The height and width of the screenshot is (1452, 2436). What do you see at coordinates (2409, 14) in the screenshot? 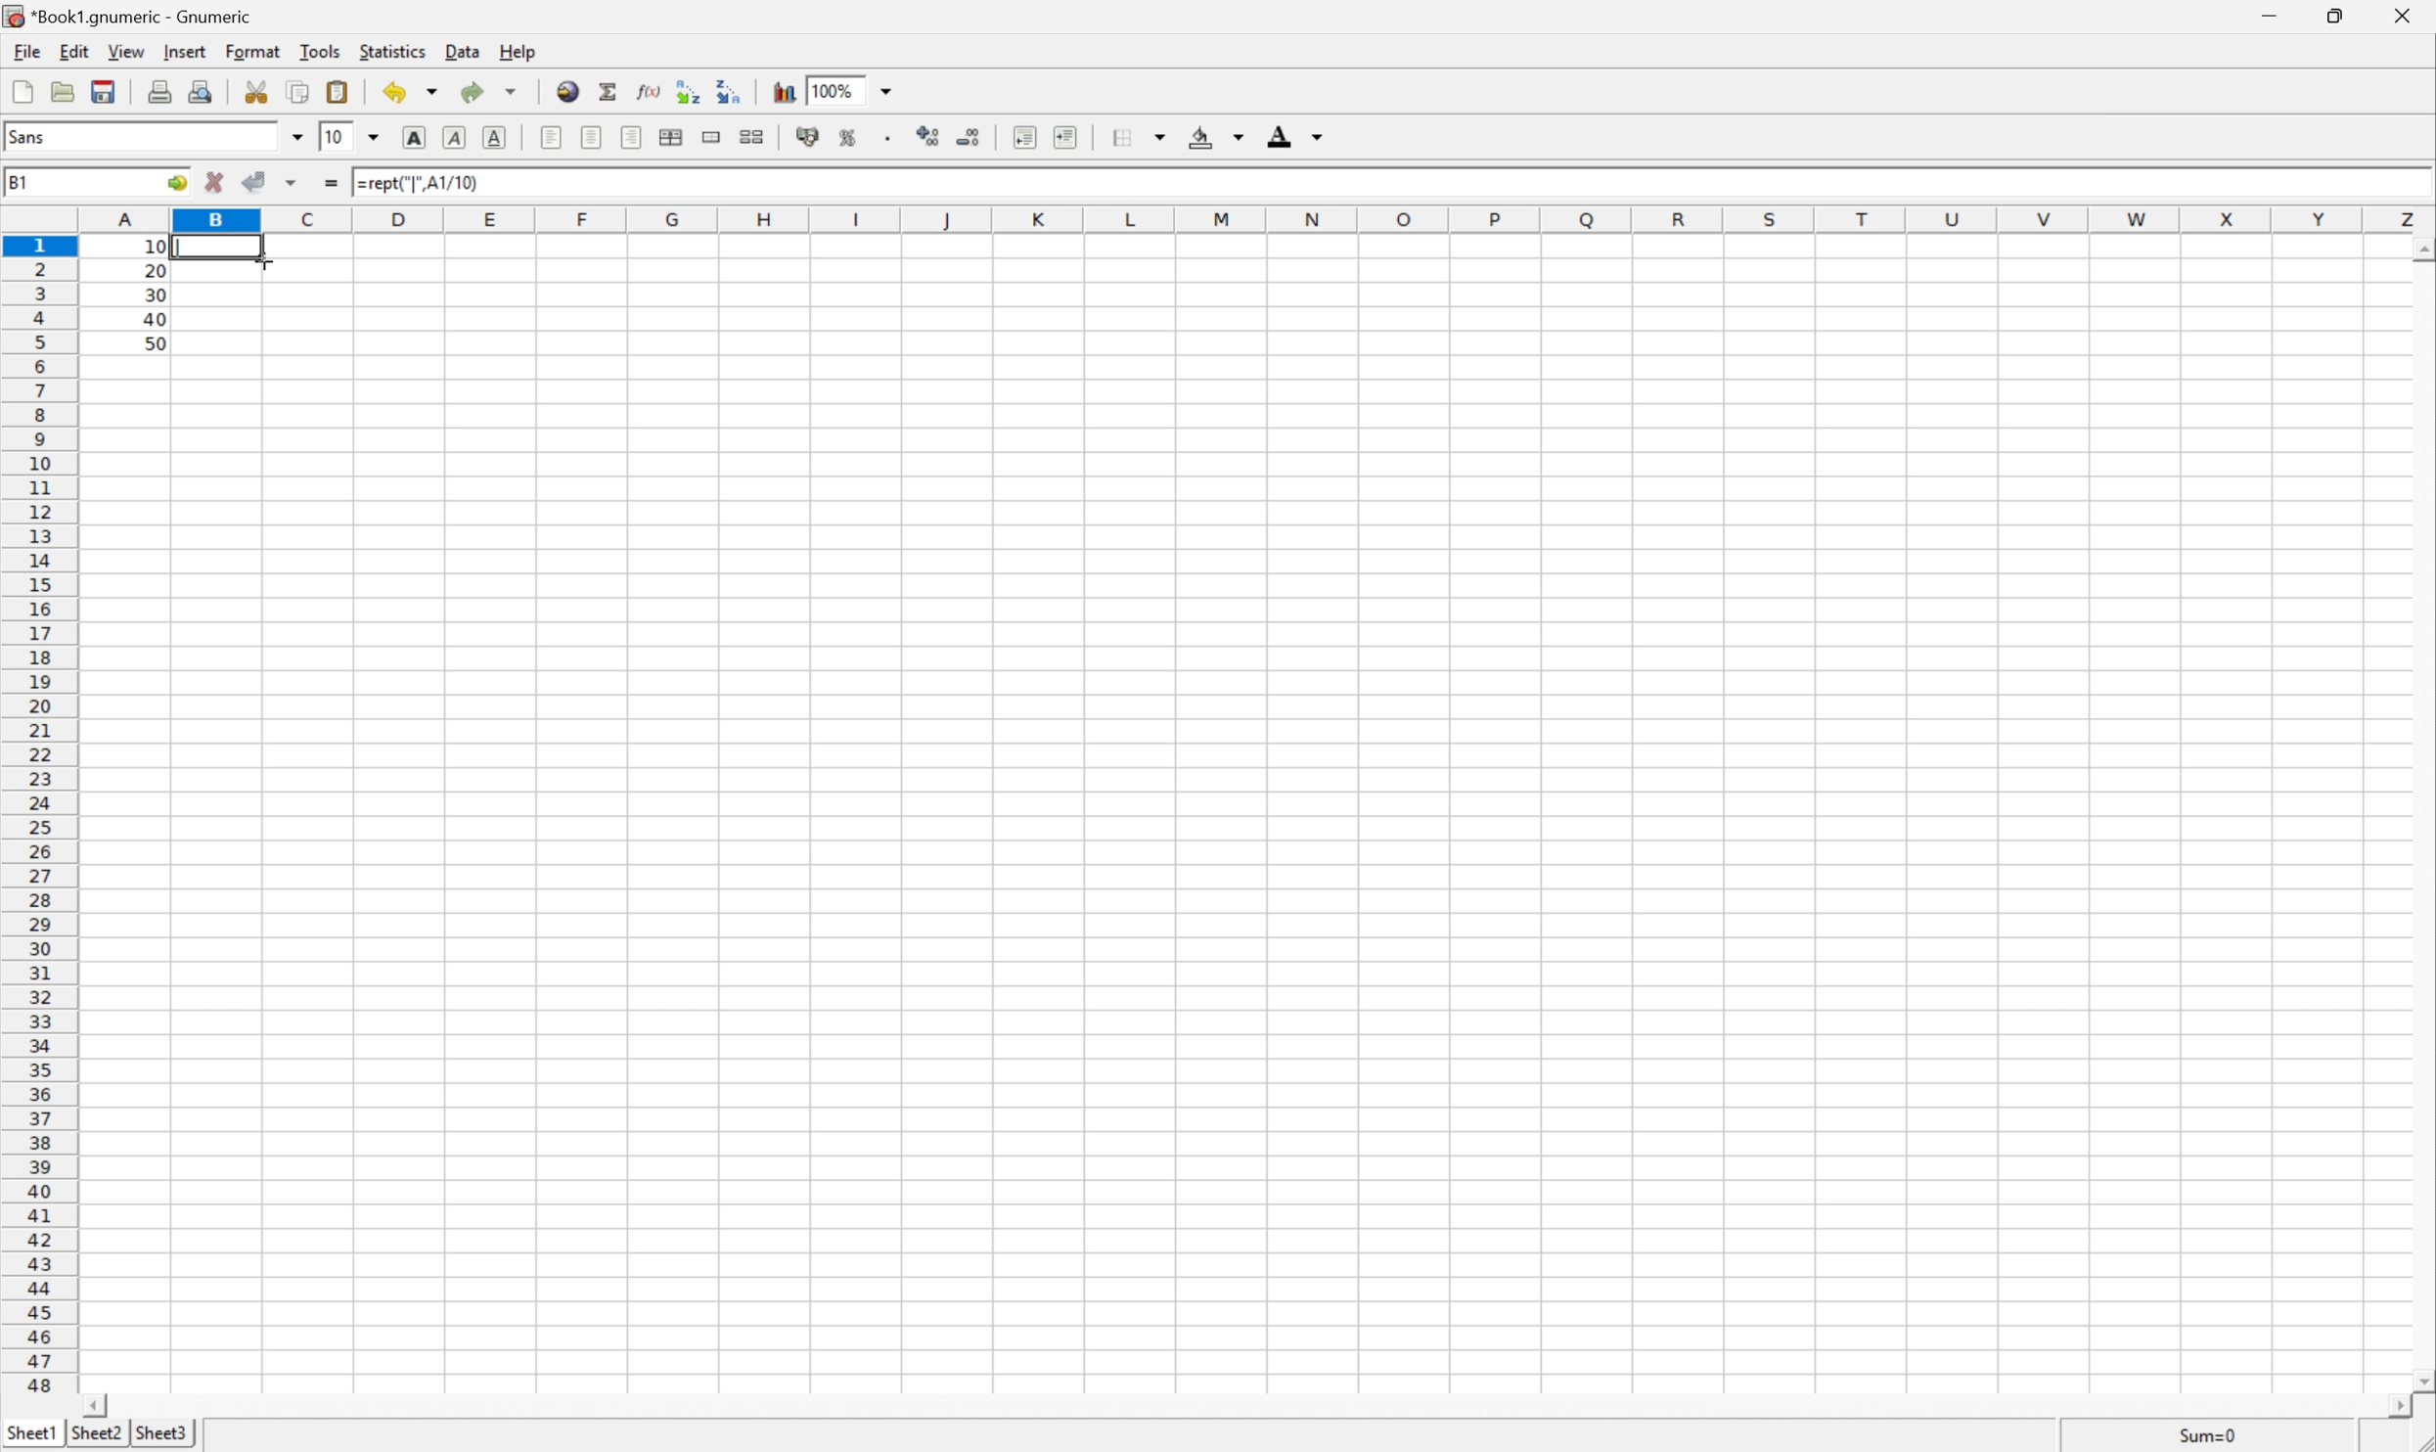
I see `Close` at bounding box center [2409, 14].